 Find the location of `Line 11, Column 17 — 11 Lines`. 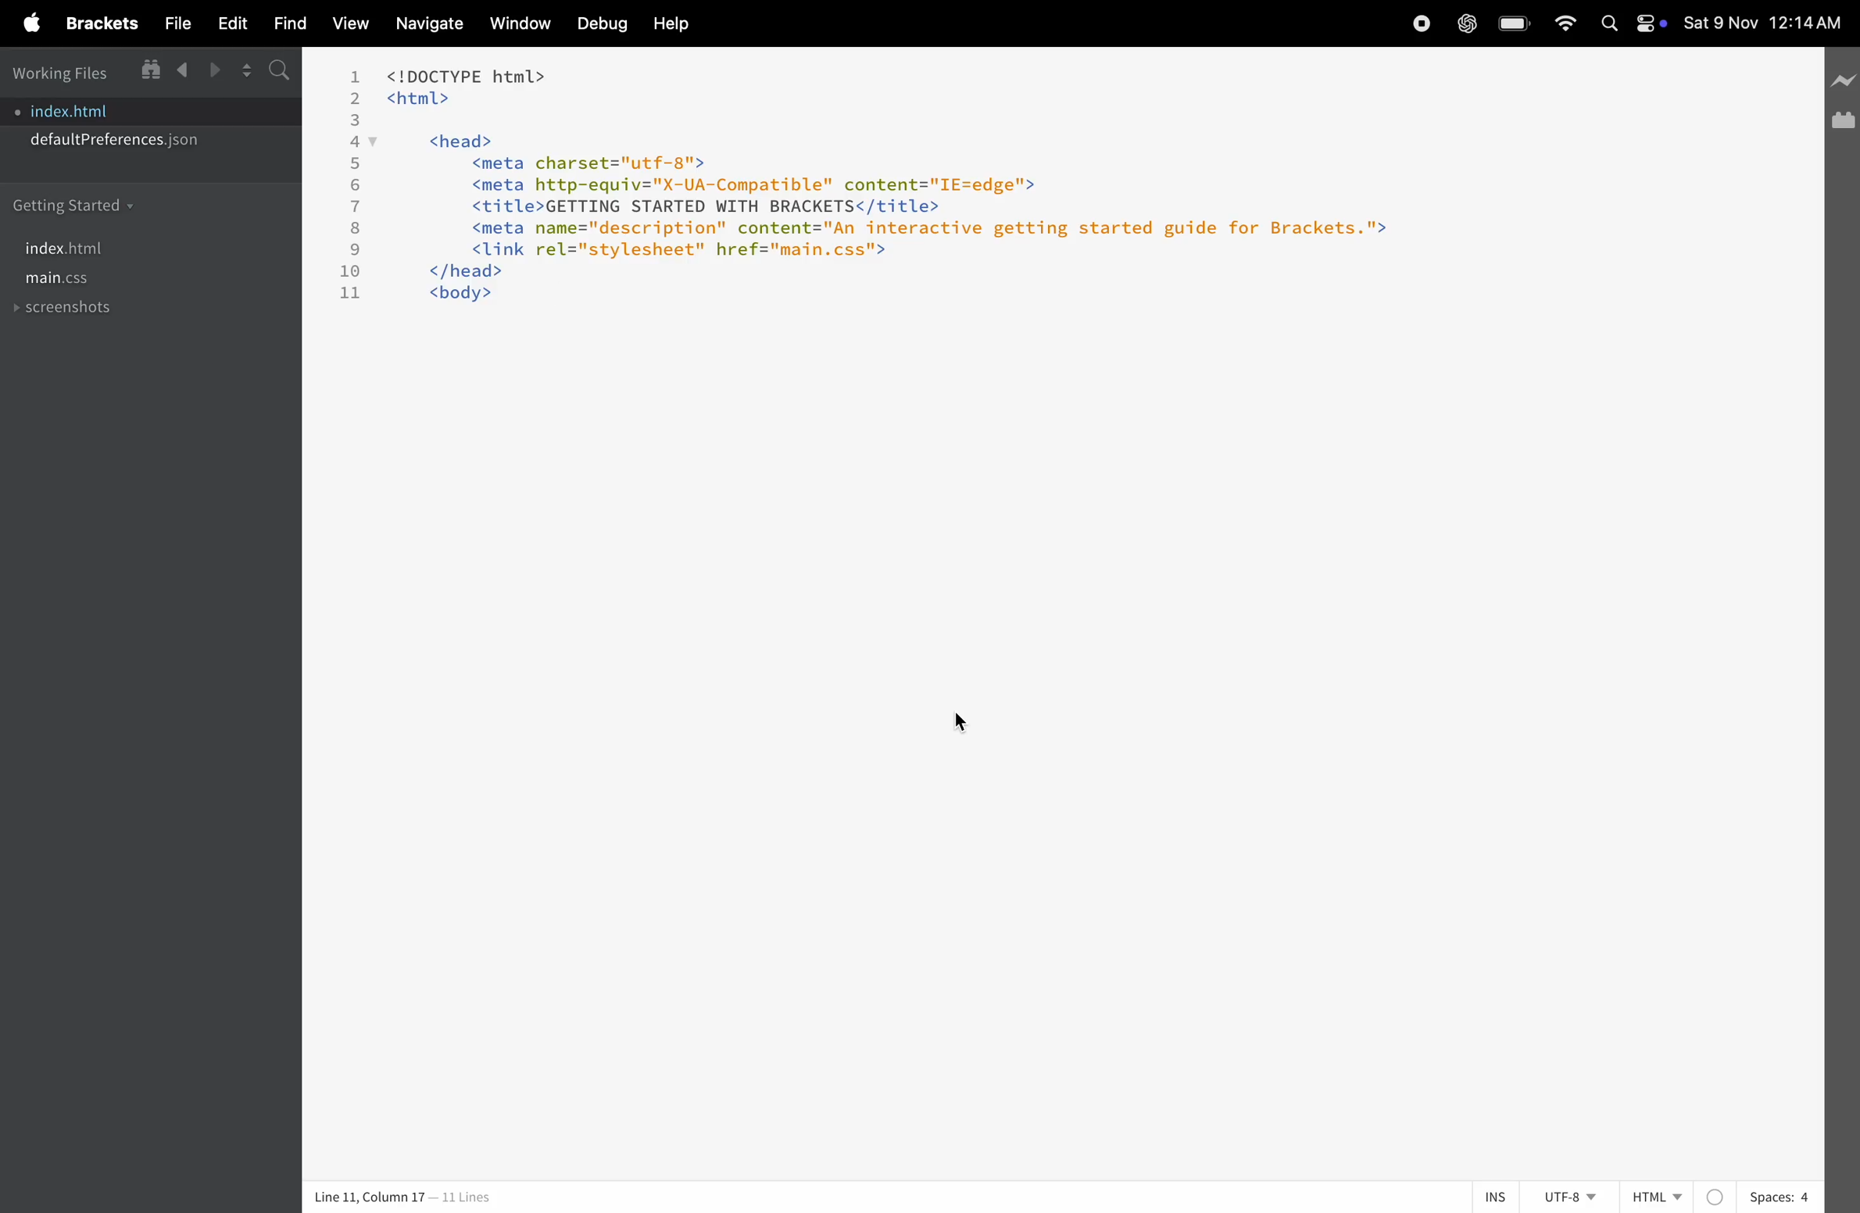

Line 11, Column 17 — 11 Lines is located at coordinates (407, 1196).